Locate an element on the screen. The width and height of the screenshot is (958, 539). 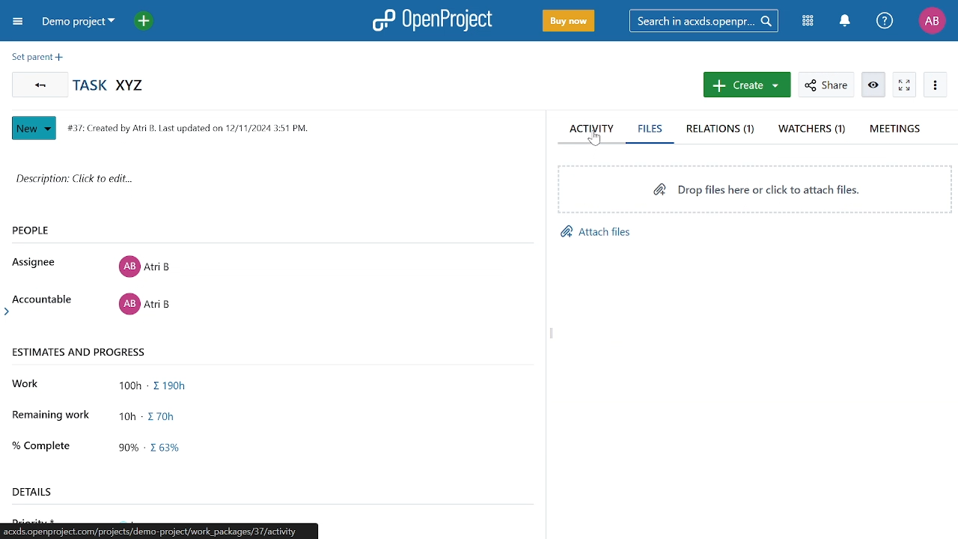
Percentage completed is located at coordinates (311, 449).